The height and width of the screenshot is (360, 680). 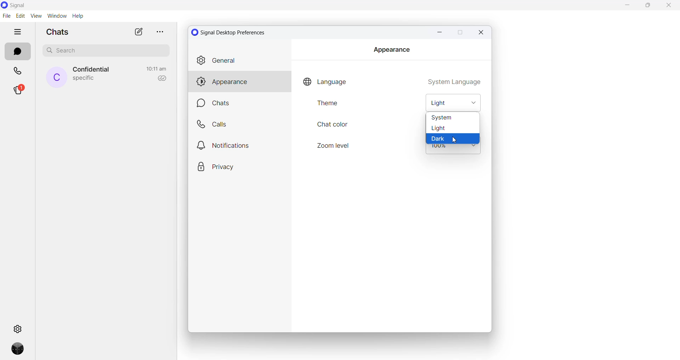 I want to click on more options, so click(x=159, y=32).